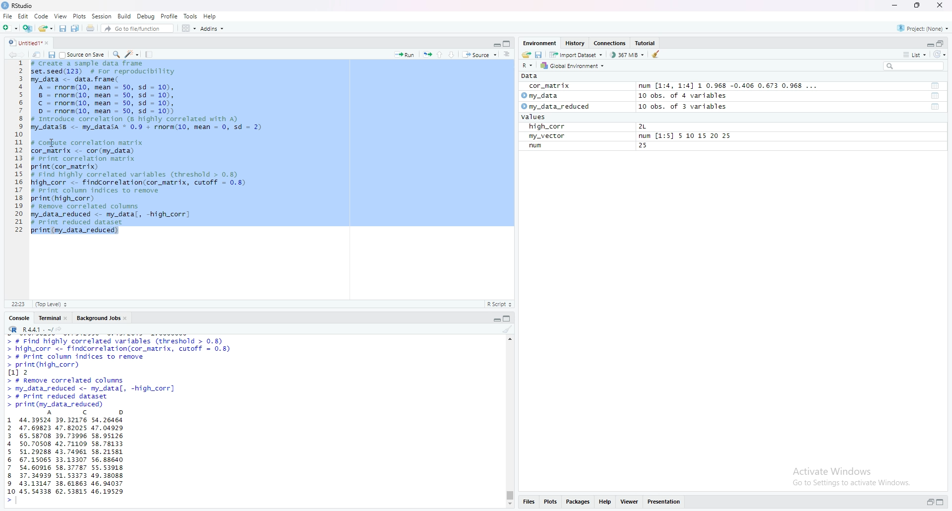  I want to click on maximise, so click(918, 5).